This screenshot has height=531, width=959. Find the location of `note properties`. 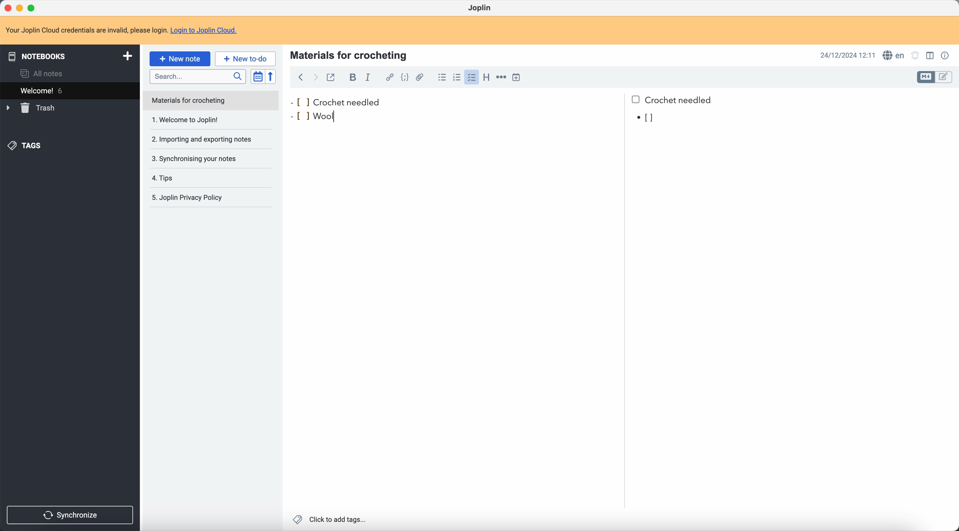

note properties is located at coordinates (946, 56).